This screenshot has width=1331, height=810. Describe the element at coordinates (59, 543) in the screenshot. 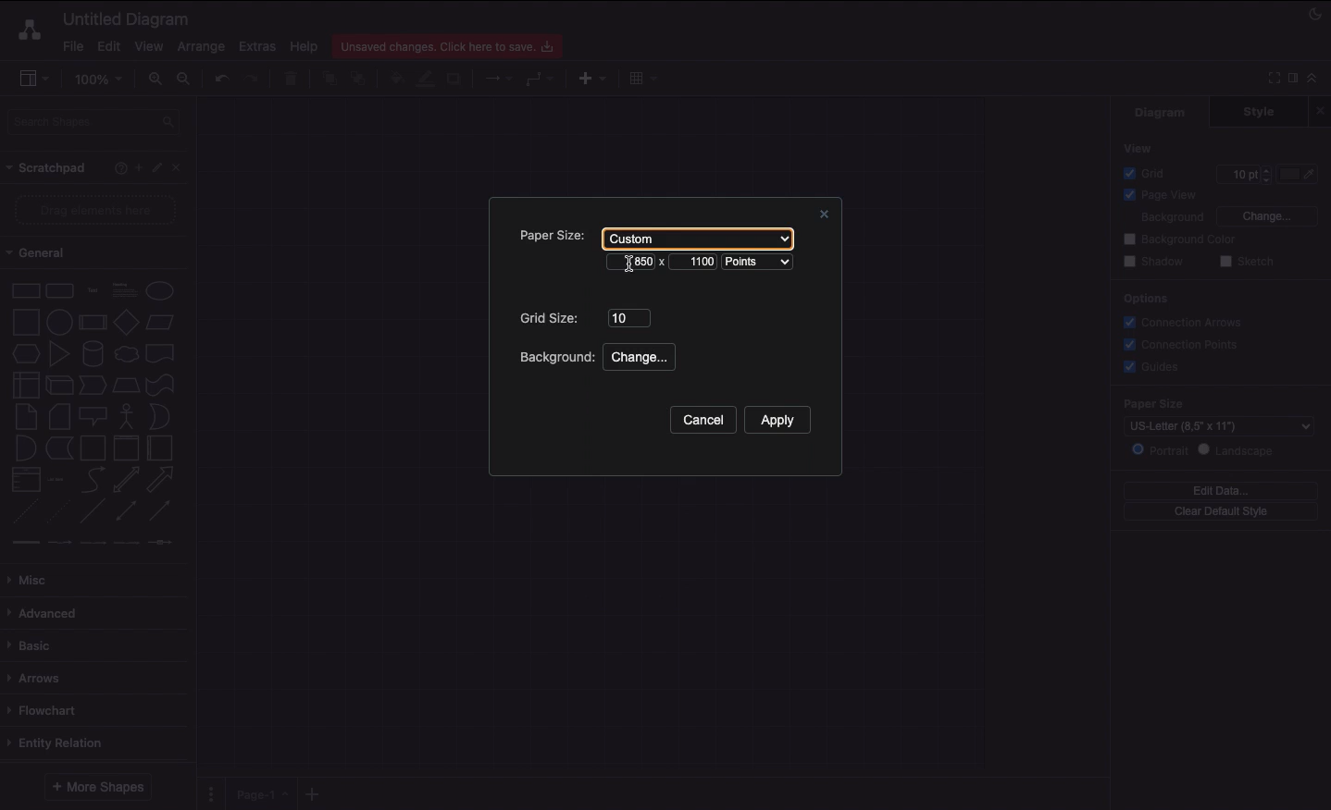

I see `connector 2` at that location.